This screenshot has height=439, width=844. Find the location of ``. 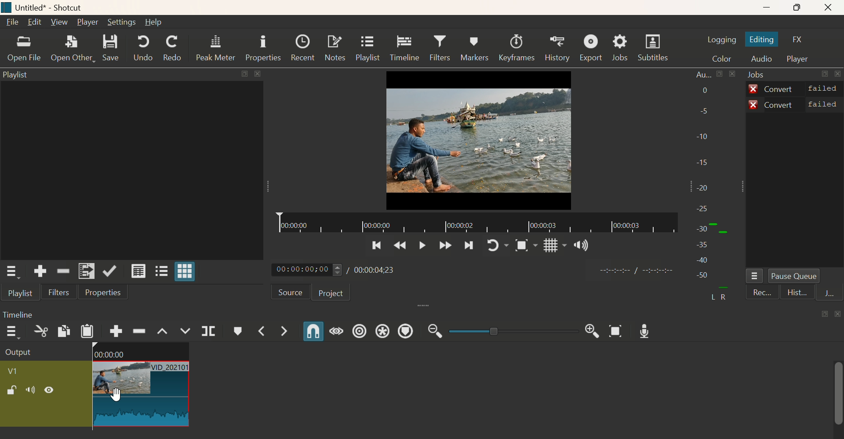

 is located at coordinates (91, 21).